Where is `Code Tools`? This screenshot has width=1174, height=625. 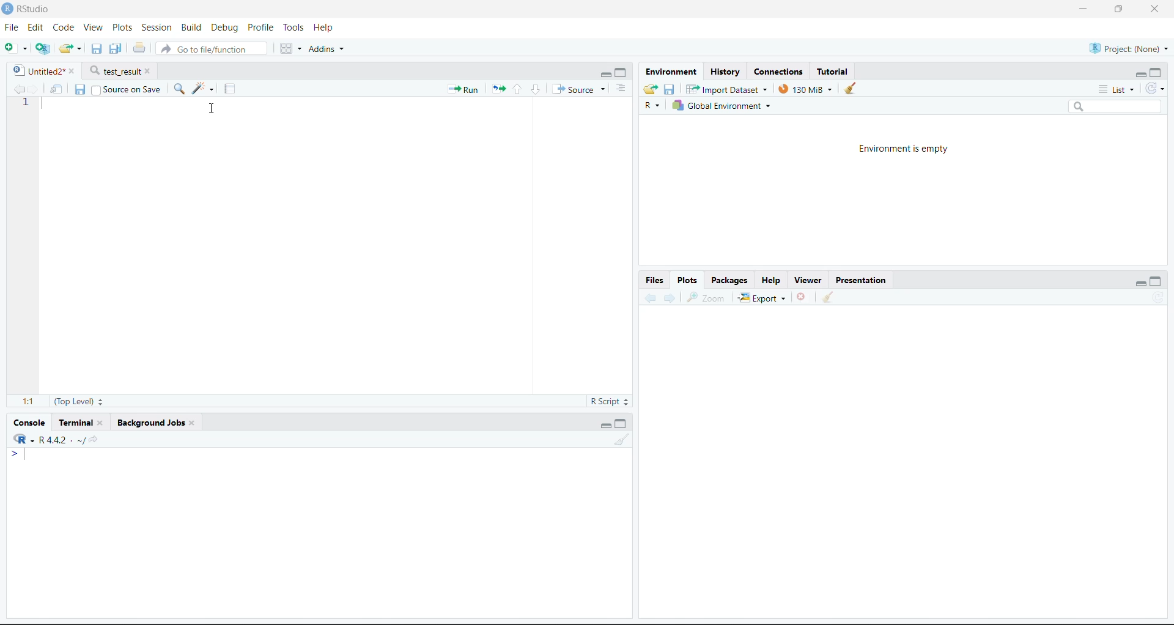
Code Tools is located at coordinates (202, 87).